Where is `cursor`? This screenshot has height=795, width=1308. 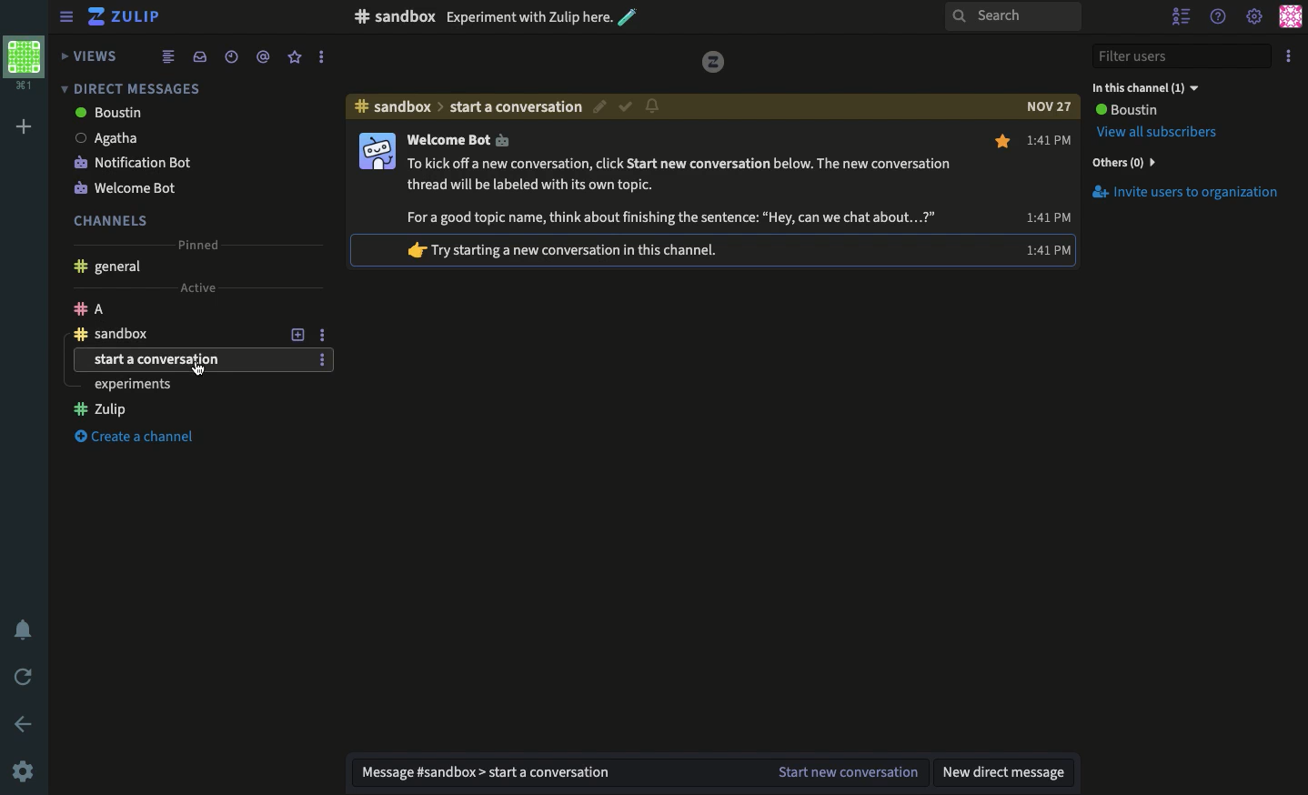
cursor is located at coordinates (199, 368).